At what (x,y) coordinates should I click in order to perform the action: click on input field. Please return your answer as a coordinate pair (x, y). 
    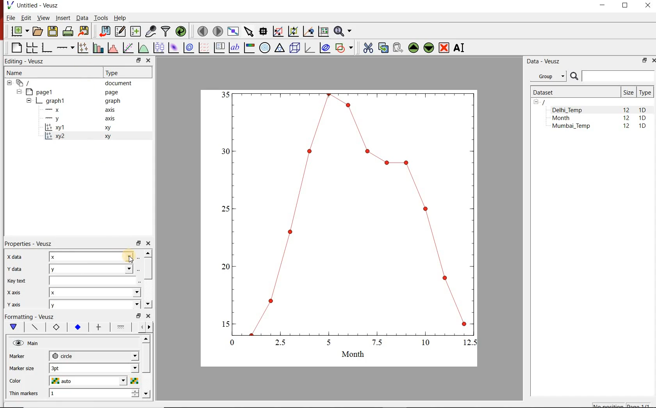
    Looking at the image, I should click on (96, 280).